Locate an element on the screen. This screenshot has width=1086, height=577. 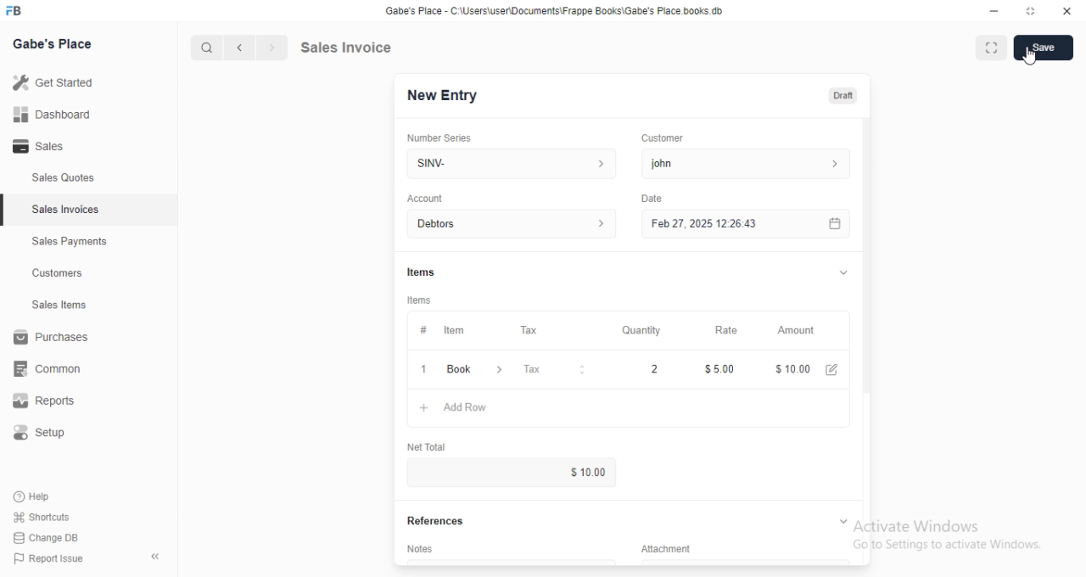
Next is located at coordinates (271, 46).